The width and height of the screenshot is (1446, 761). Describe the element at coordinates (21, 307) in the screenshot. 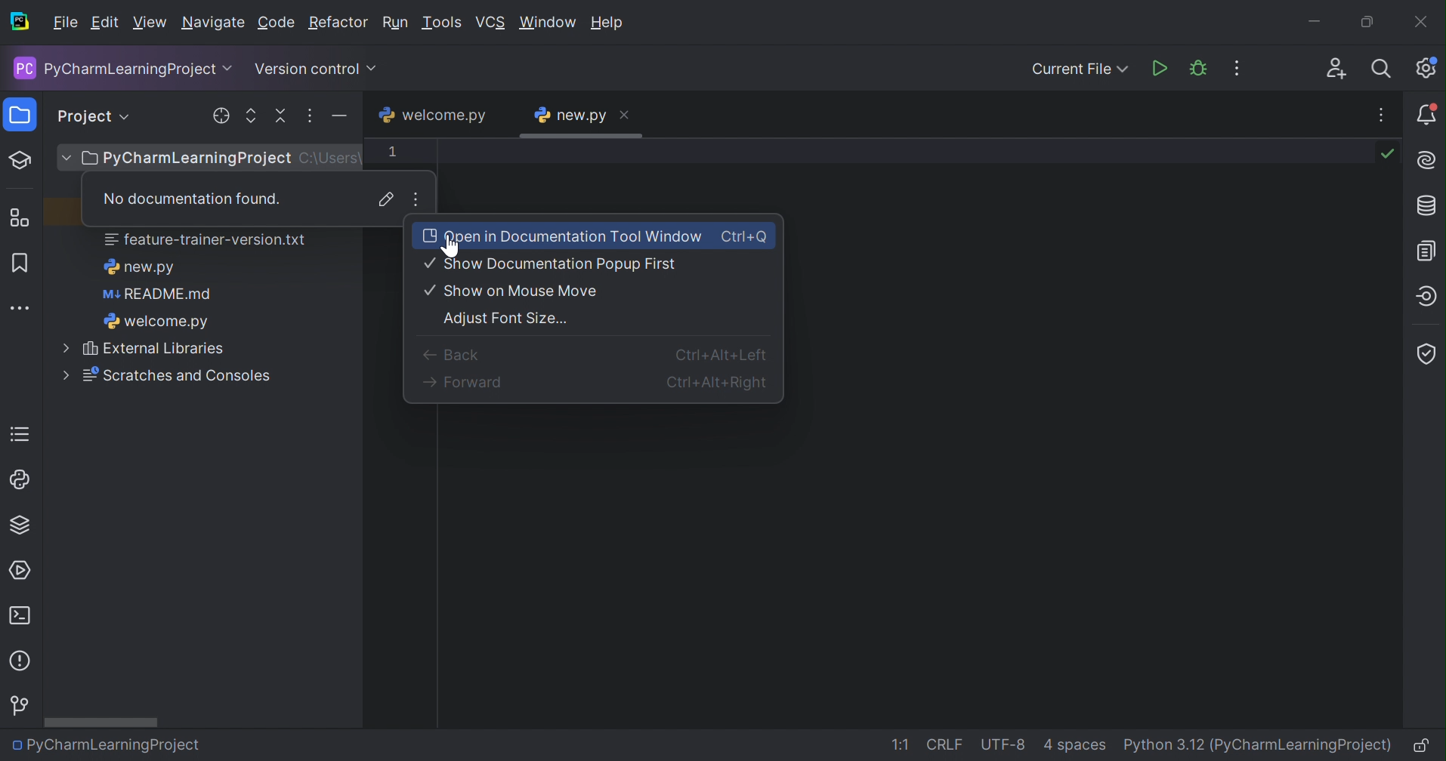

I see `More tool windows` at that location.